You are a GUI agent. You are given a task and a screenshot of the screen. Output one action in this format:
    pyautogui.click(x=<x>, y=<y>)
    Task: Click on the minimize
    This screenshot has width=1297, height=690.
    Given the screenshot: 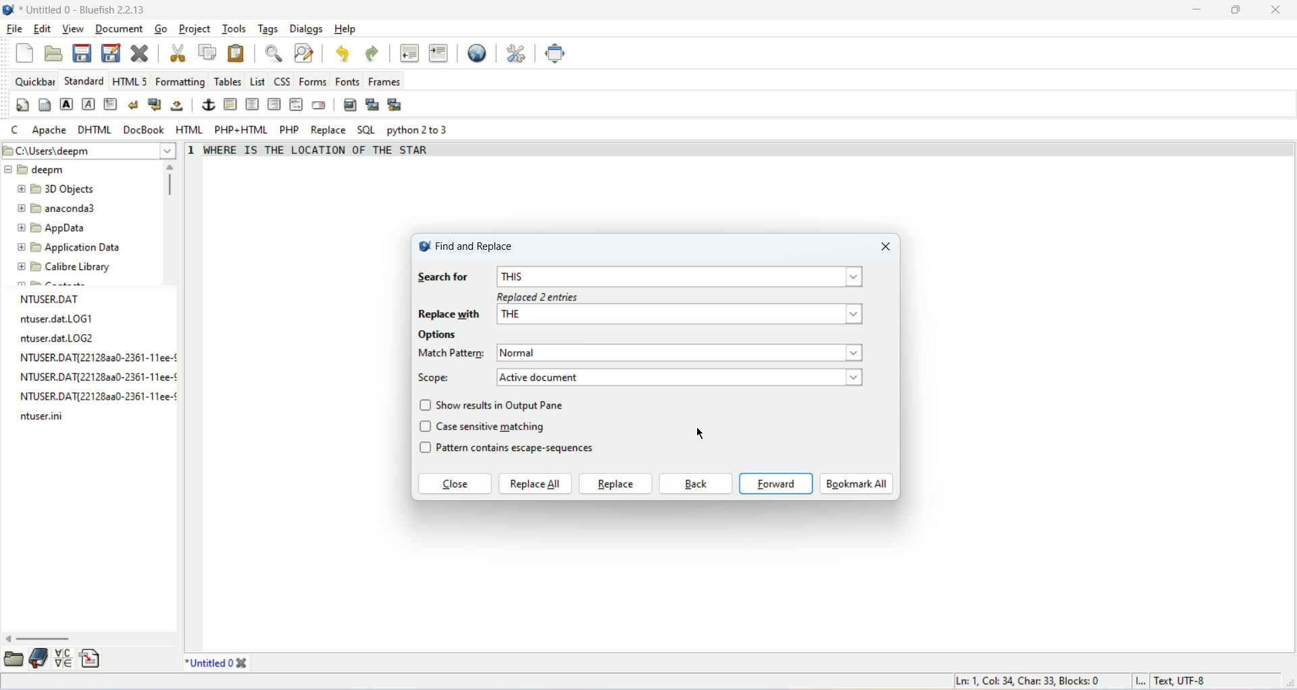 What is the action you would take?
    pyautogui.click(x=1200, y=9)
    